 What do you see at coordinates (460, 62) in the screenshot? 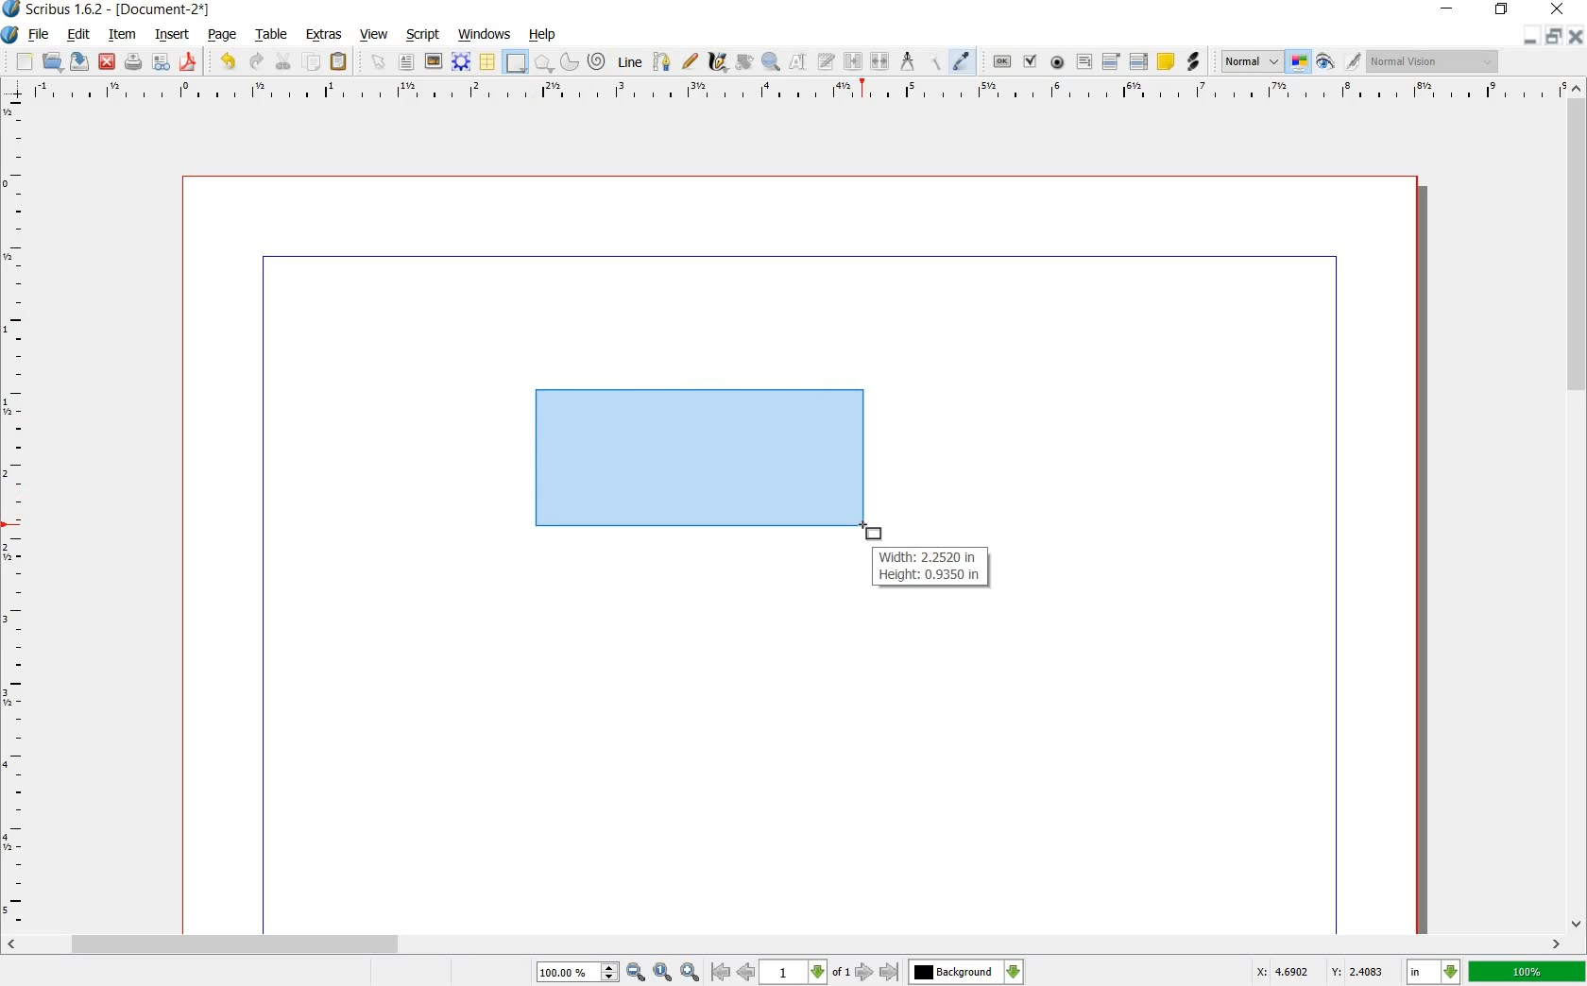
I see `RENDER FRAME` at bounding box center [460, 62].